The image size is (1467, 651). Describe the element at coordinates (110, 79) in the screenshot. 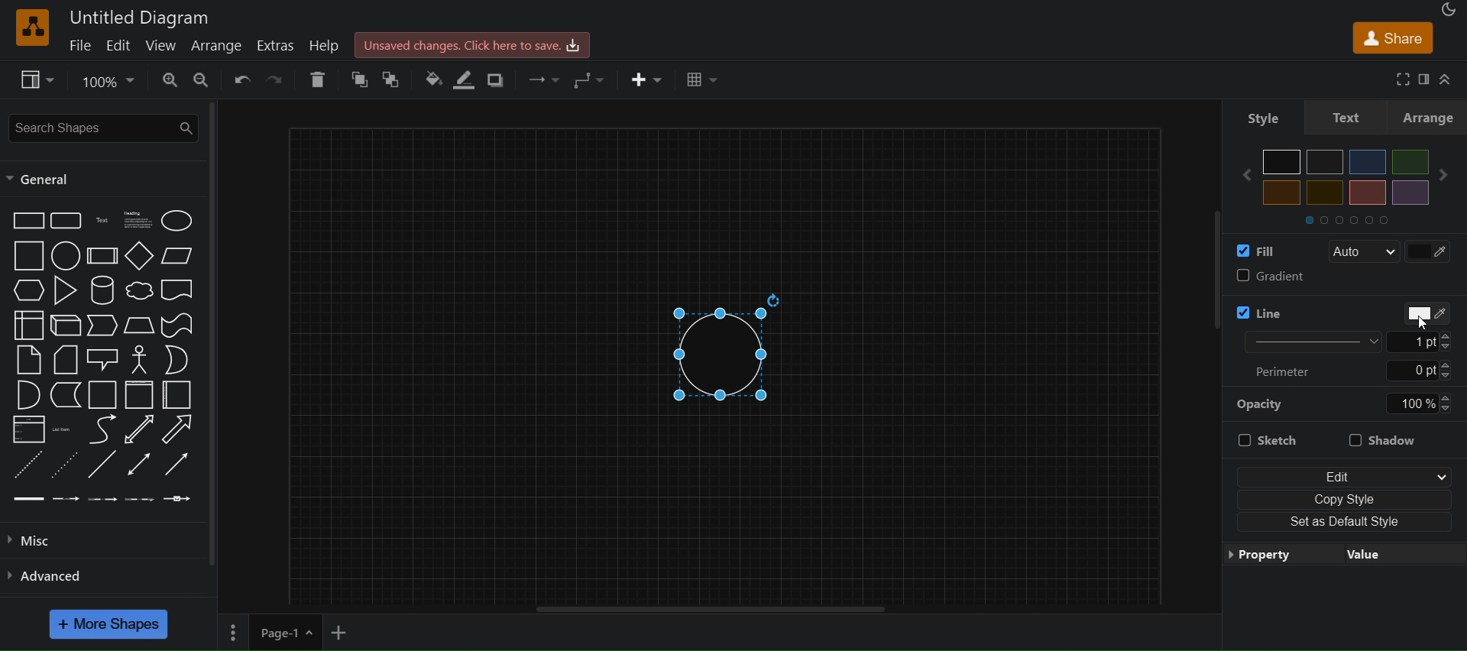

I see `zoom` at that location.